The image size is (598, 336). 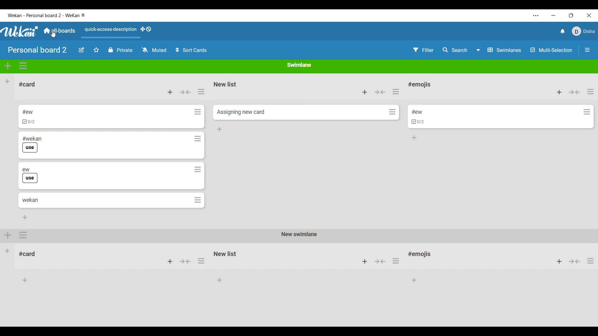 I want to click on collapse, so click(x=379, y=263).